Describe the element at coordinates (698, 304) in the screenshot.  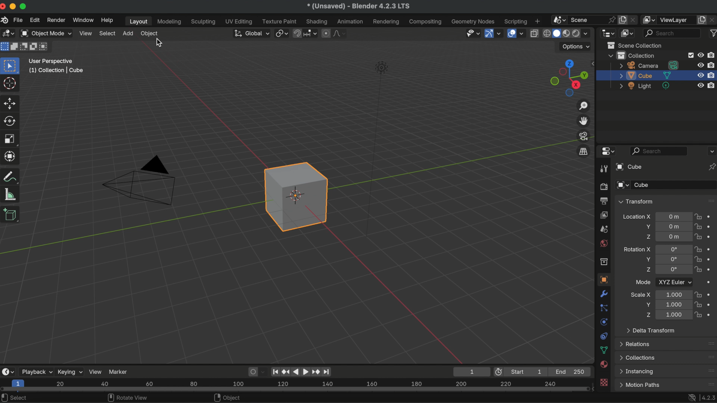
I see `lock scale` at that location.